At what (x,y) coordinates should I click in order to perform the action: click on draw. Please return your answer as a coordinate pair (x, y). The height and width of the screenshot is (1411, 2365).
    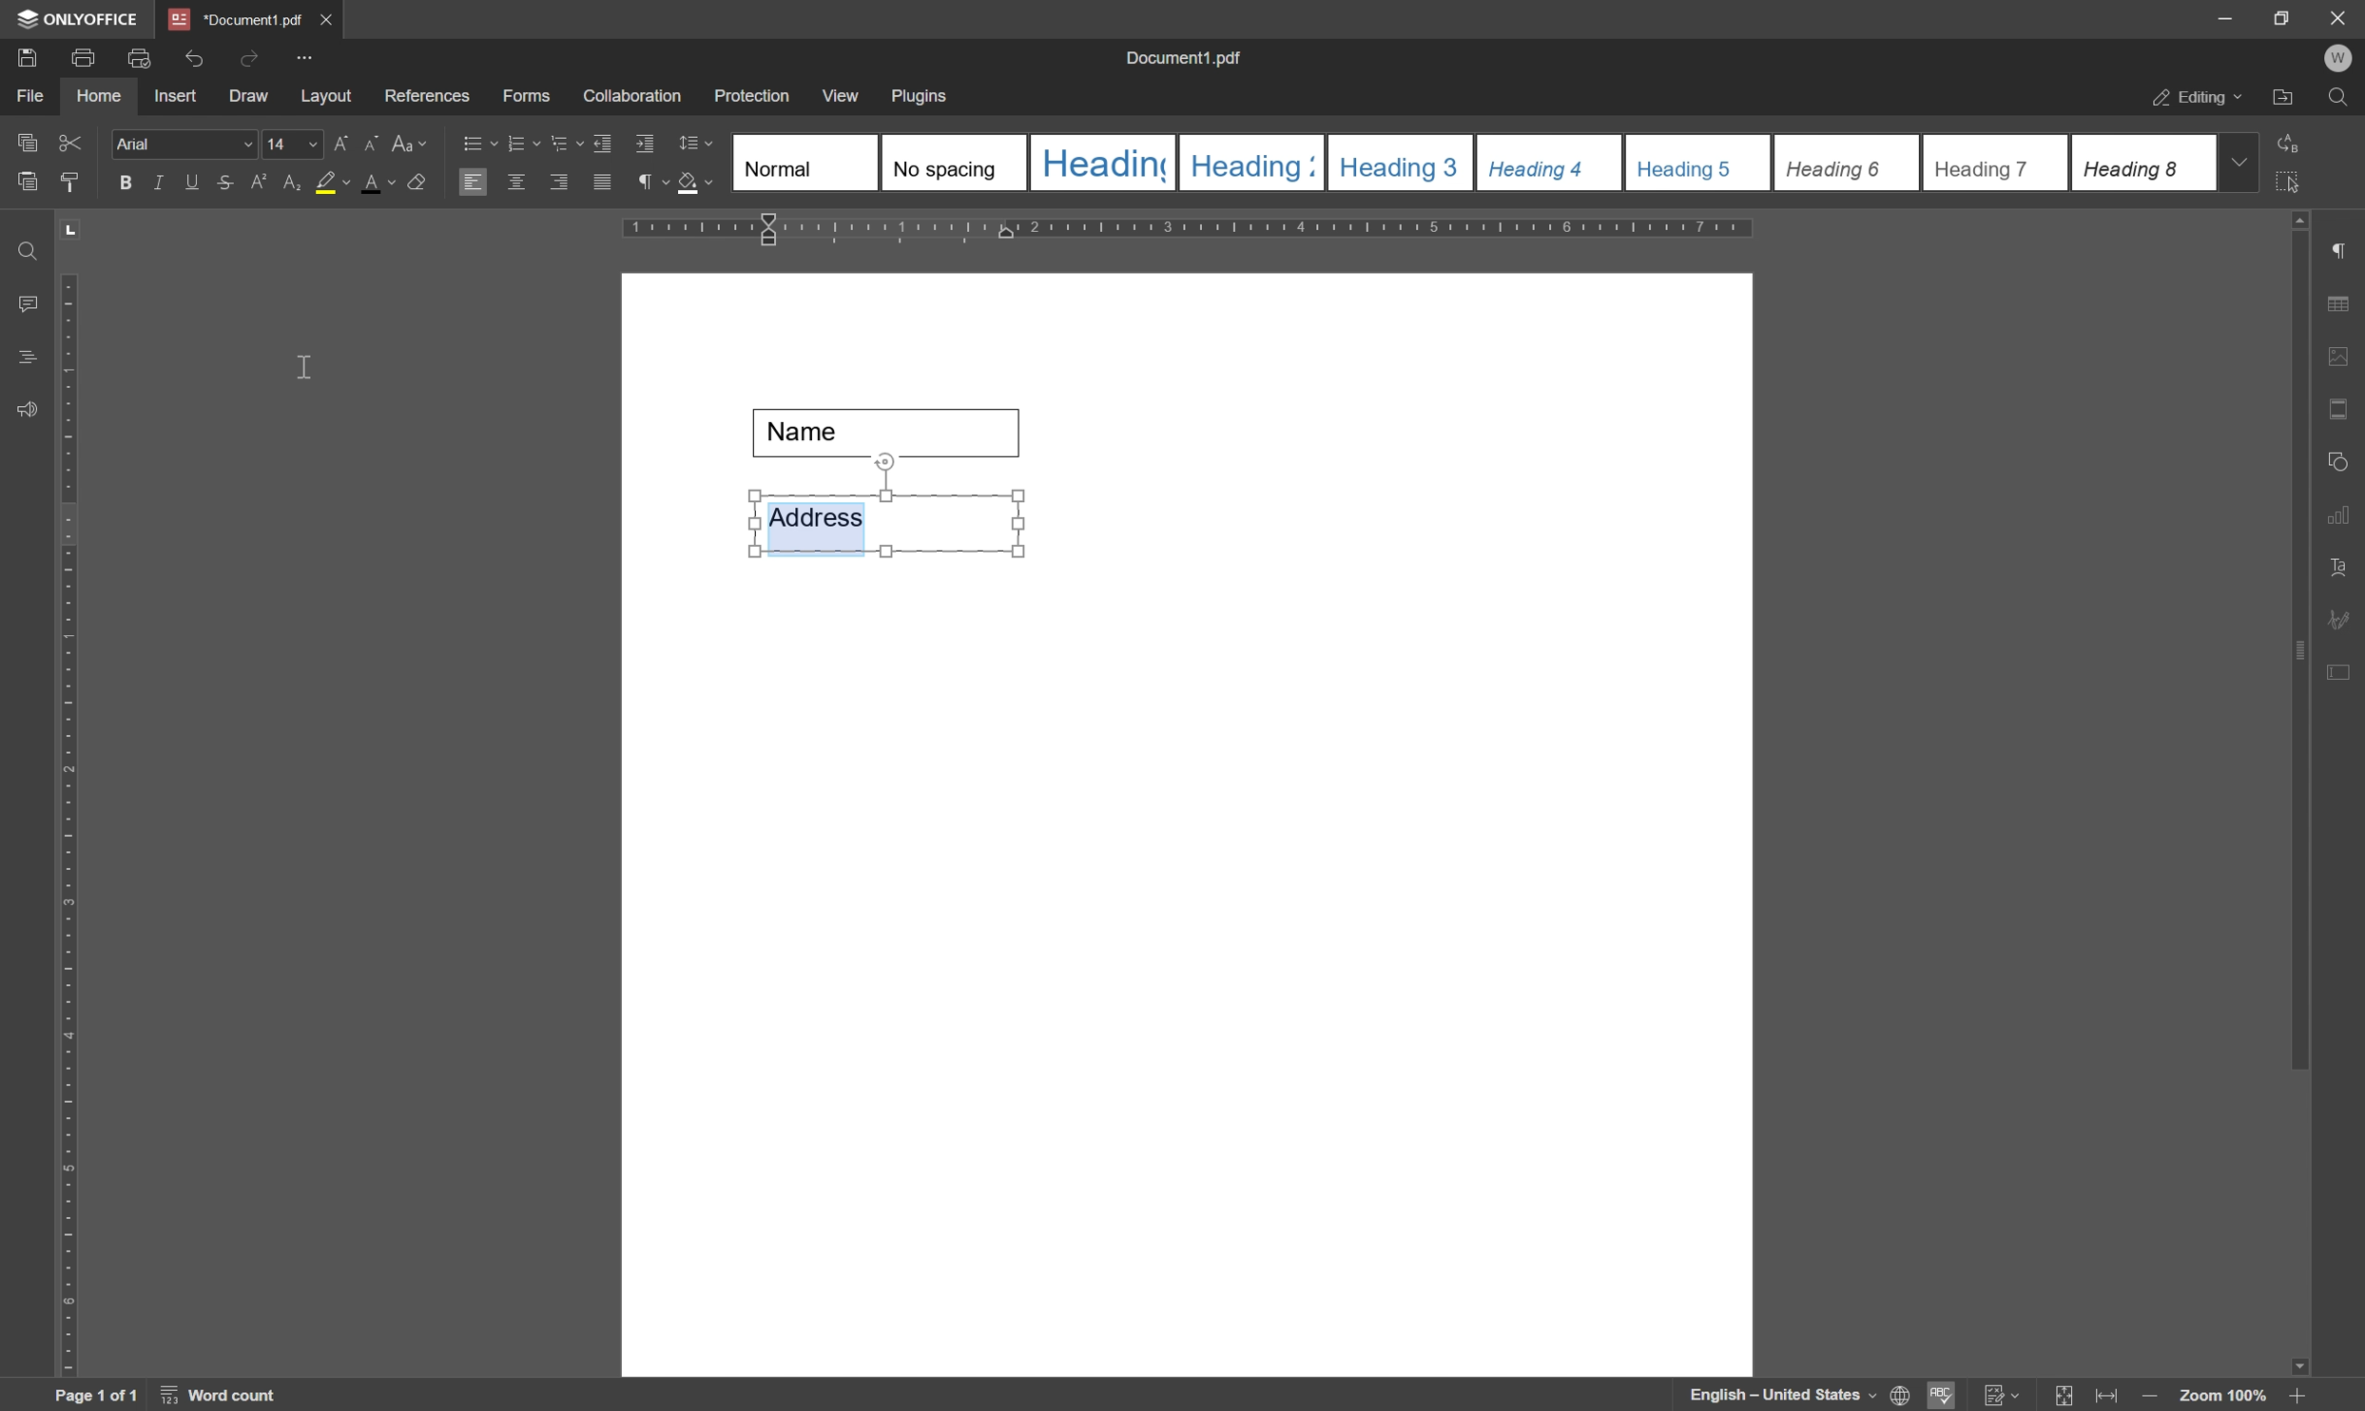
    Looking at the image, I should click on (248, 98).